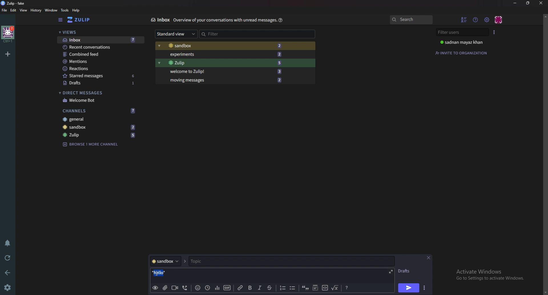 This screenshot has height=295, width=548. What do you see at coordinates (98, 127) in the screenshot?
I see `# sandbox 2` at bounding box center [98, 127].